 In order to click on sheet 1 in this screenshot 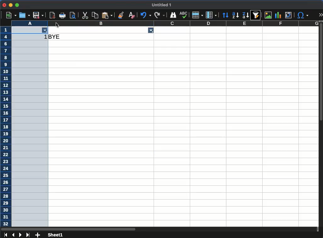, I will do `click(55, 235)`.